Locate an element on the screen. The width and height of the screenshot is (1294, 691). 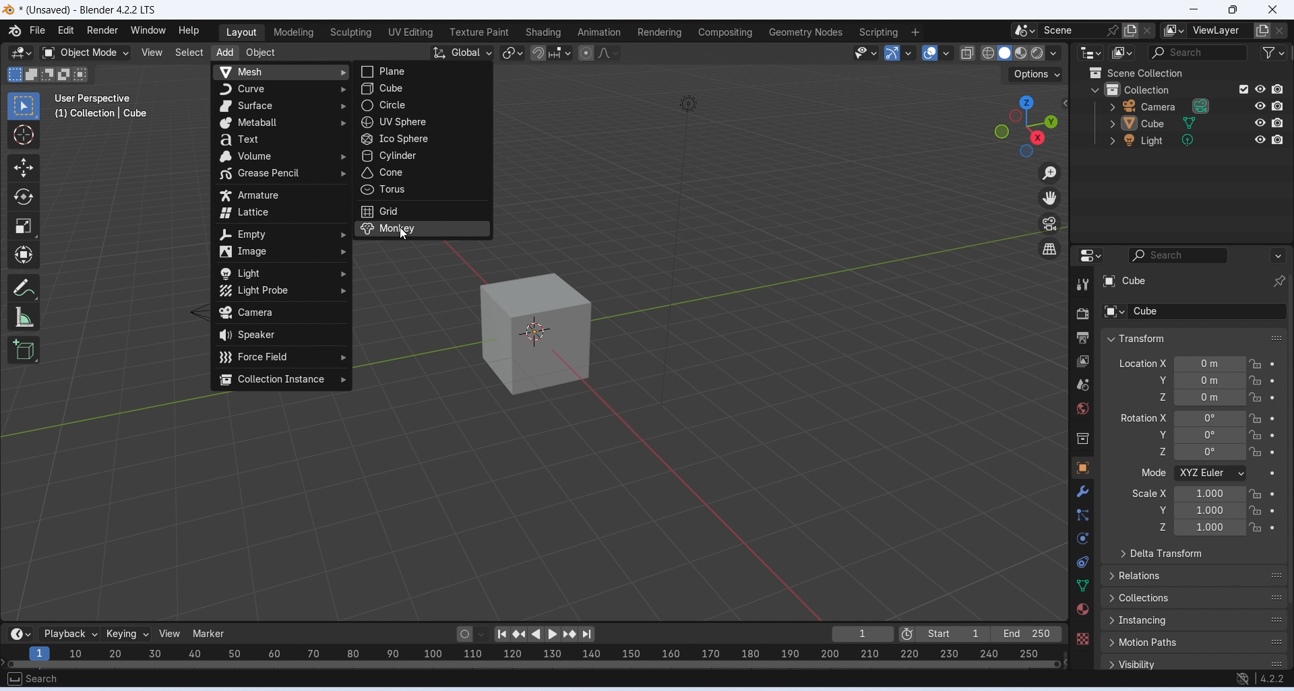
select is located at coordinates (188, 53).